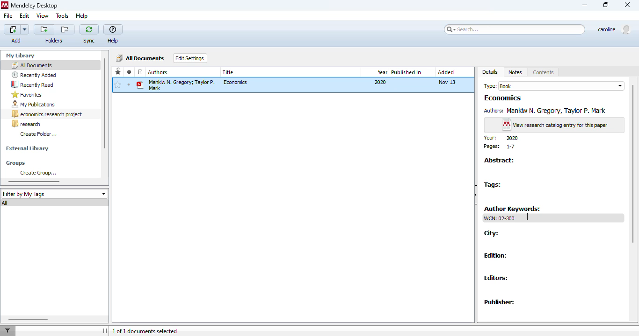 Image resolution: width=639 pixels, height=336 pixels. I want to click on create a new folder, so click(44, 29).